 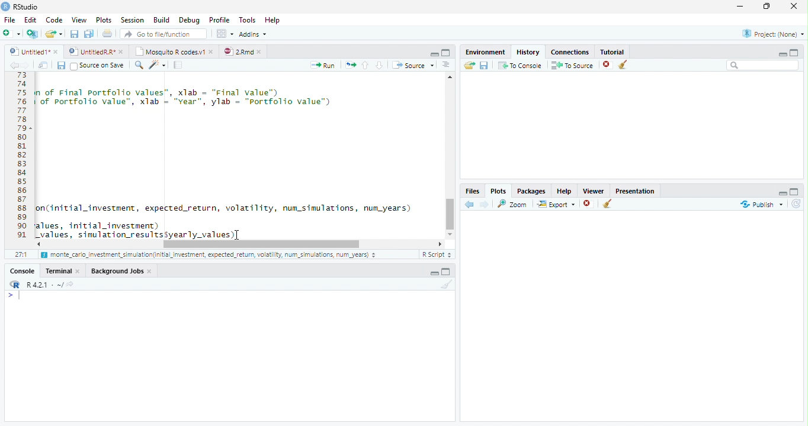 I want to click on Close, so click(x=795, y=7).